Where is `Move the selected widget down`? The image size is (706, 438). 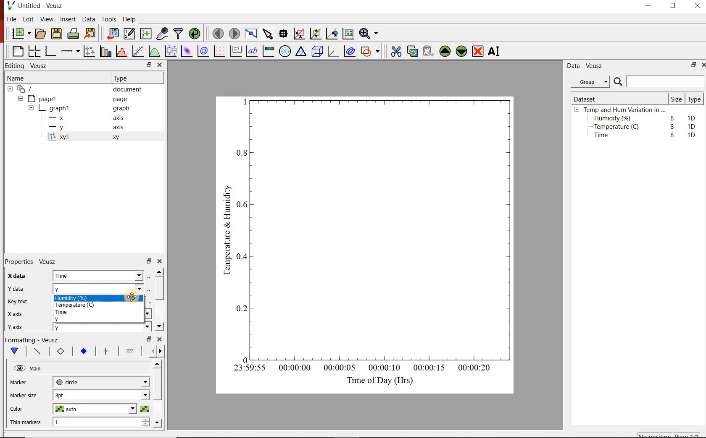
Move the selected widget down is located at coordinates (463, 51).